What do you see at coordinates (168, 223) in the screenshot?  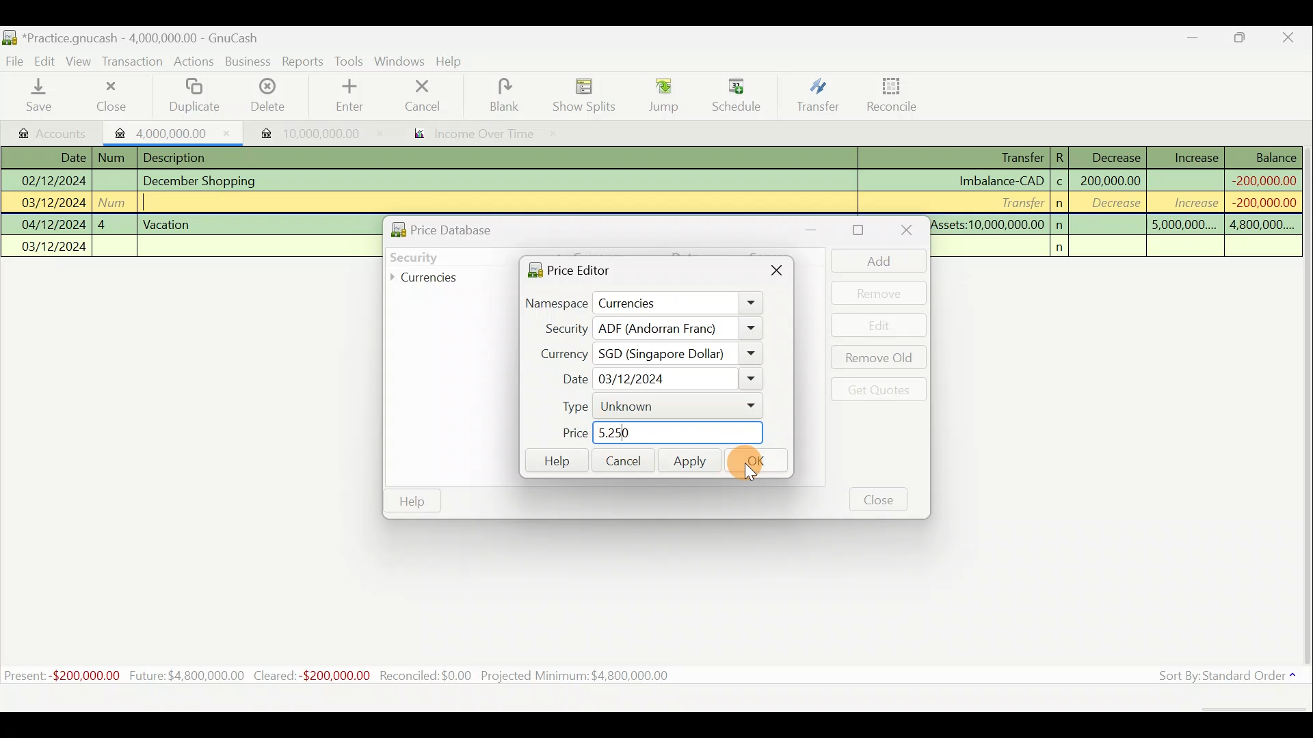 I see `Vacation` at bounding box center [168, 223].